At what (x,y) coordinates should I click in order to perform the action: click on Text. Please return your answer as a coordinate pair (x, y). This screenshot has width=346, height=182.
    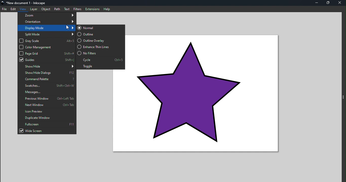
    Looking at the image, I should click on (67, 9).